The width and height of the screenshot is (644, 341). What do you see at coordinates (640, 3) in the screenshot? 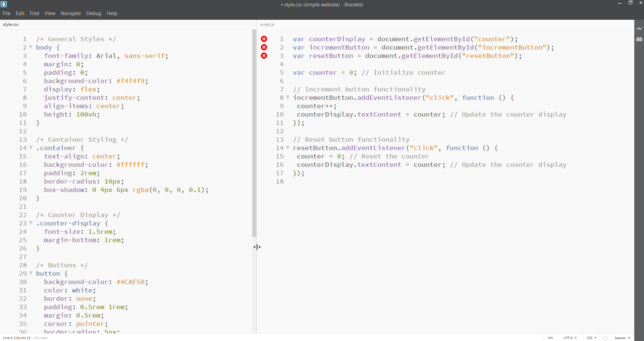
I see `close` at bounding box center [640, 3].